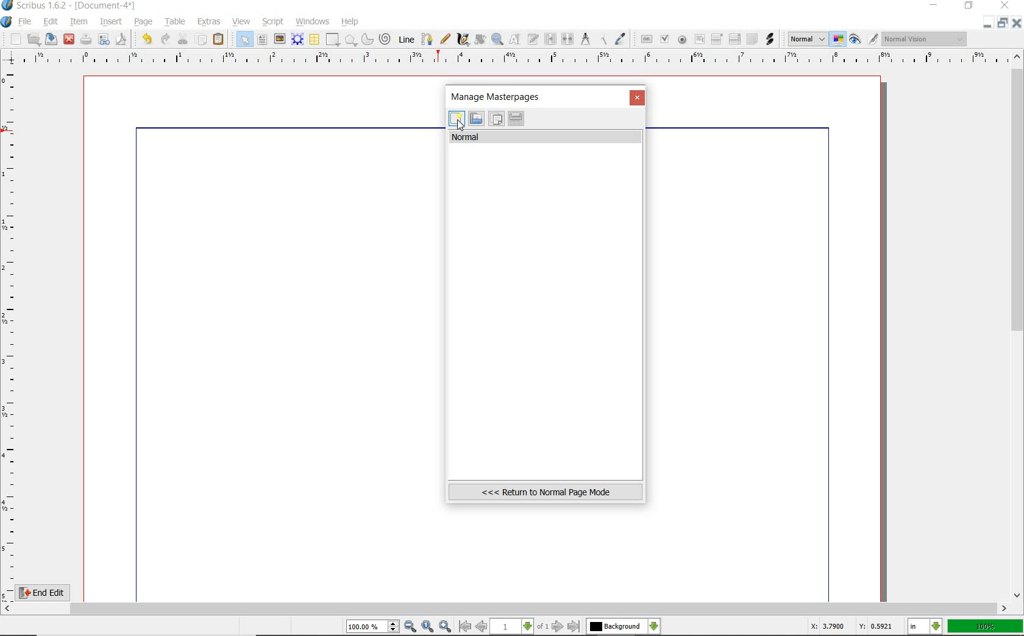  I want to click on print, so click(86, 39).